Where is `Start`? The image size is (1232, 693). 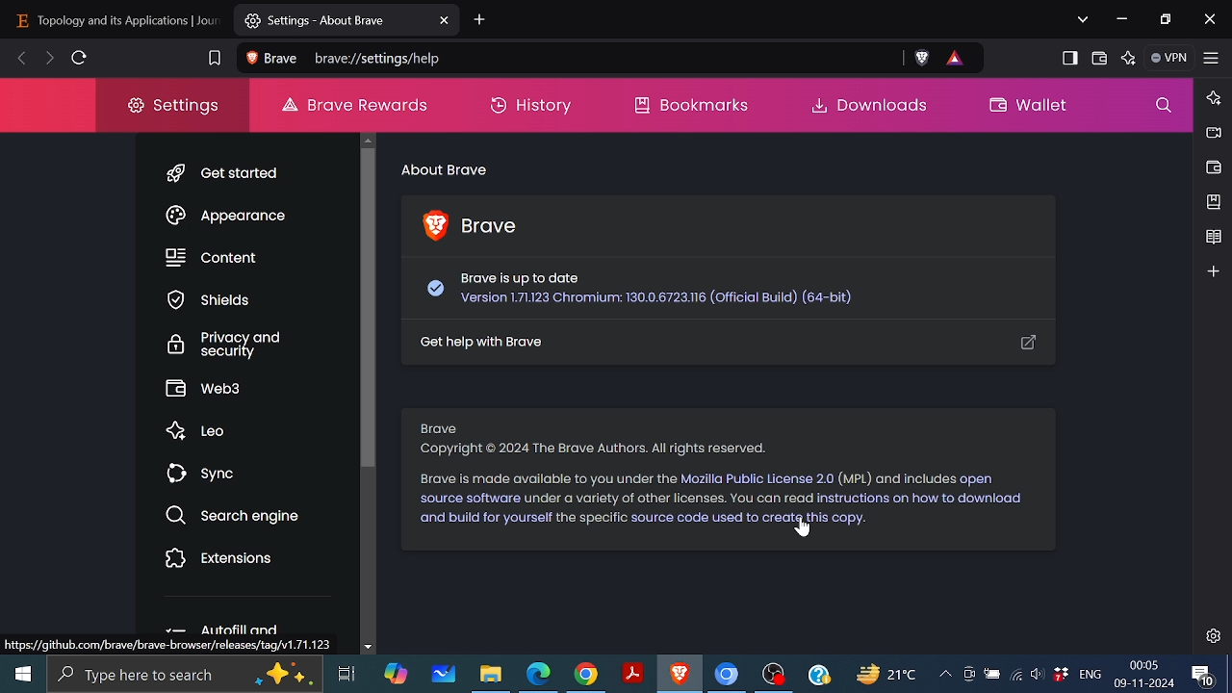
Start is located at coordinates (25, 672).